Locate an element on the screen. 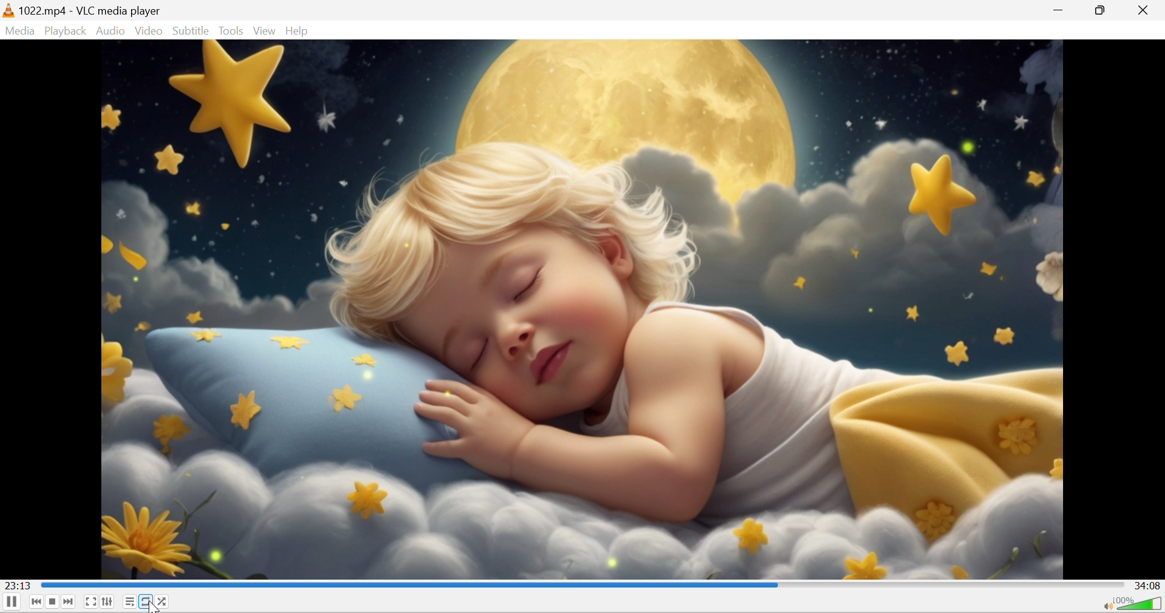  Toggle the video in fullscreen is located at coordinates (90, 603).